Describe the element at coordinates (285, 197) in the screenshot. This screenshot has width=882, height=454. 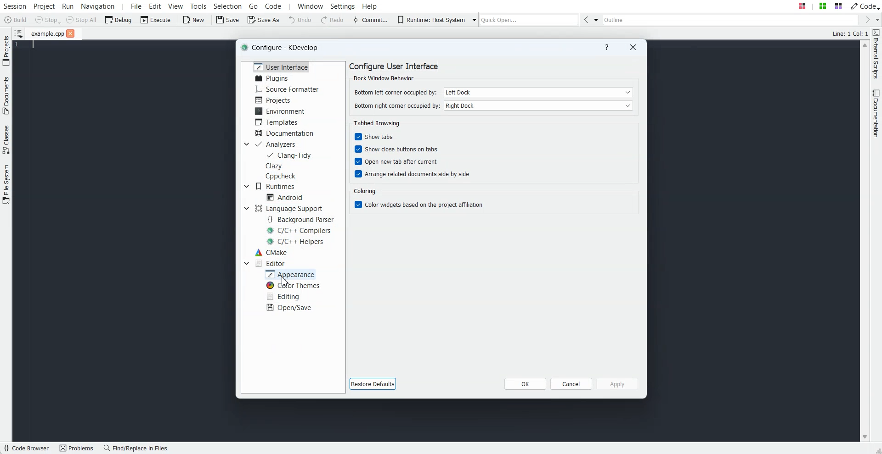
I see `Android` at that location.